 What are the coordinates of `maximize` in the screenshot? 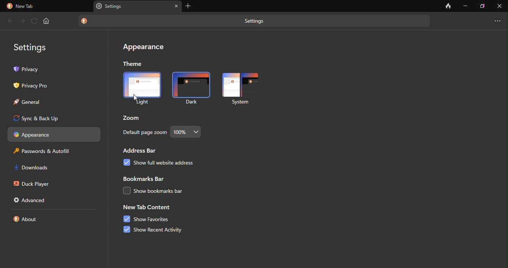 It's located at (483, 6).